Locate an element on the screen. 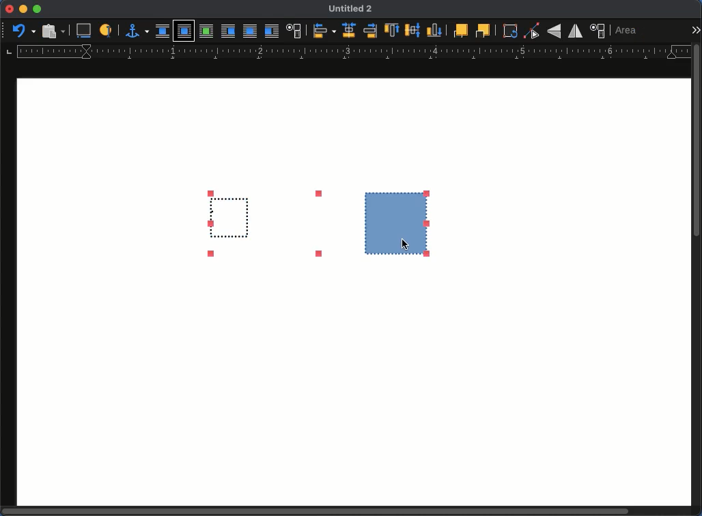 The height and width of the screenshot is (516, 702). maximize is located at coordinates (38, 9).